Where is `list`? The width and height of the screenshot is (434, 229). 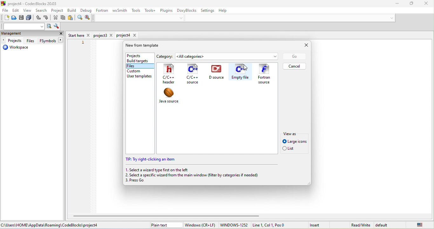
list is located at coordinates (290, 149).